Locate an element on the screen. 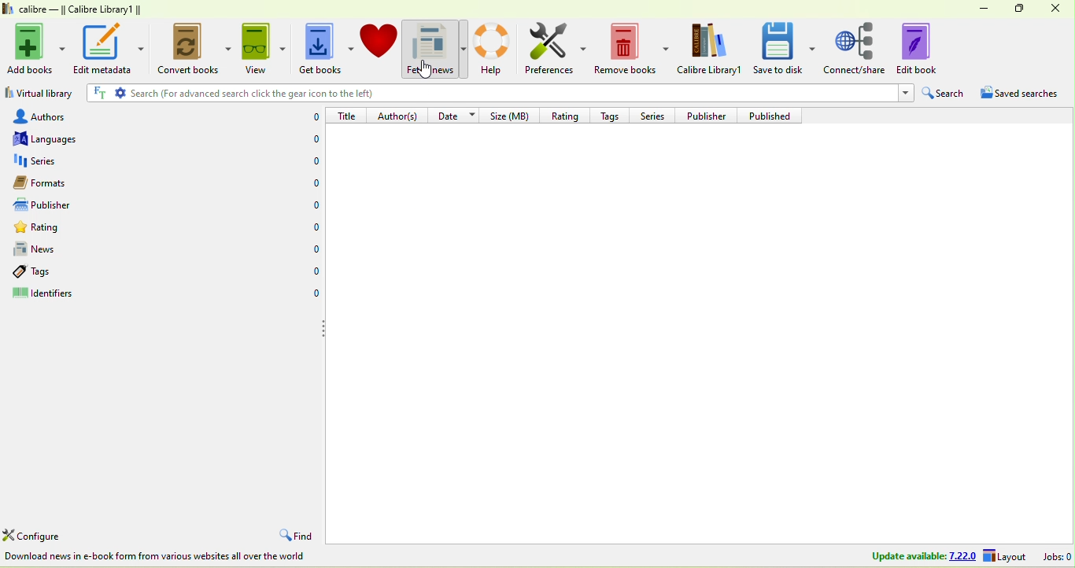 Image resolution: width=1075 pixels, height=568 pixels. rating is located at coordinates (119, 228).